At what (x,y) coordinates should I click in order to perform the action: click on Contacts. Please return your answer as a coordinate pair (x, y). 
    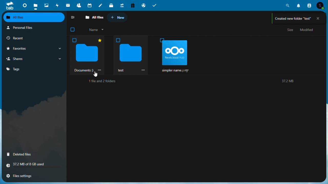
    Looking at the image, I should click on (310, 5).